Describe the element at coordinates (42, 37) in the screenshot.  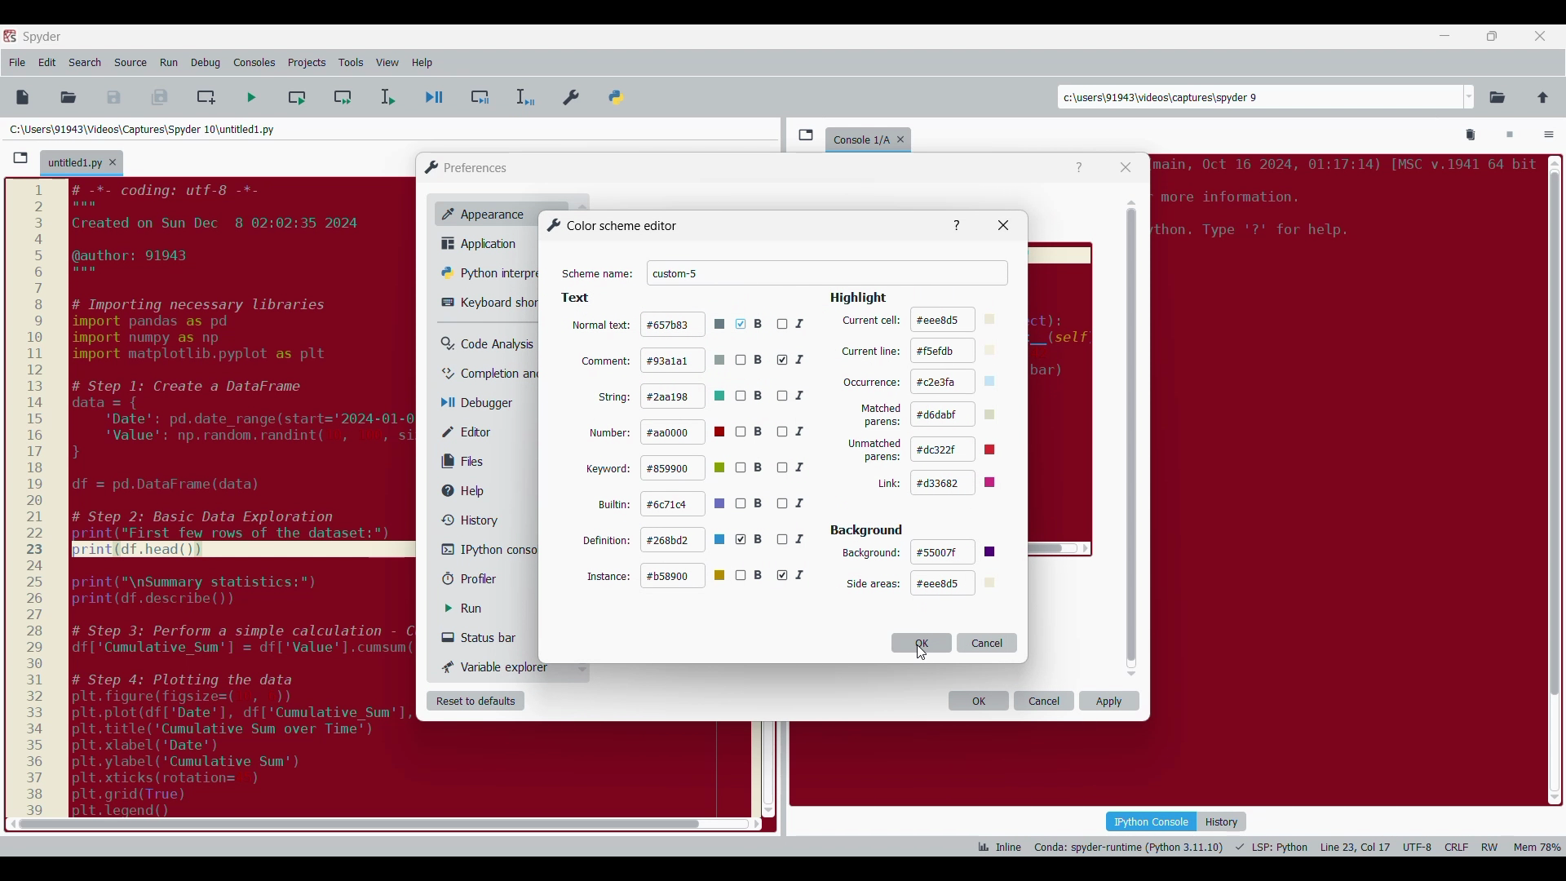
I see `Software name` at that location.